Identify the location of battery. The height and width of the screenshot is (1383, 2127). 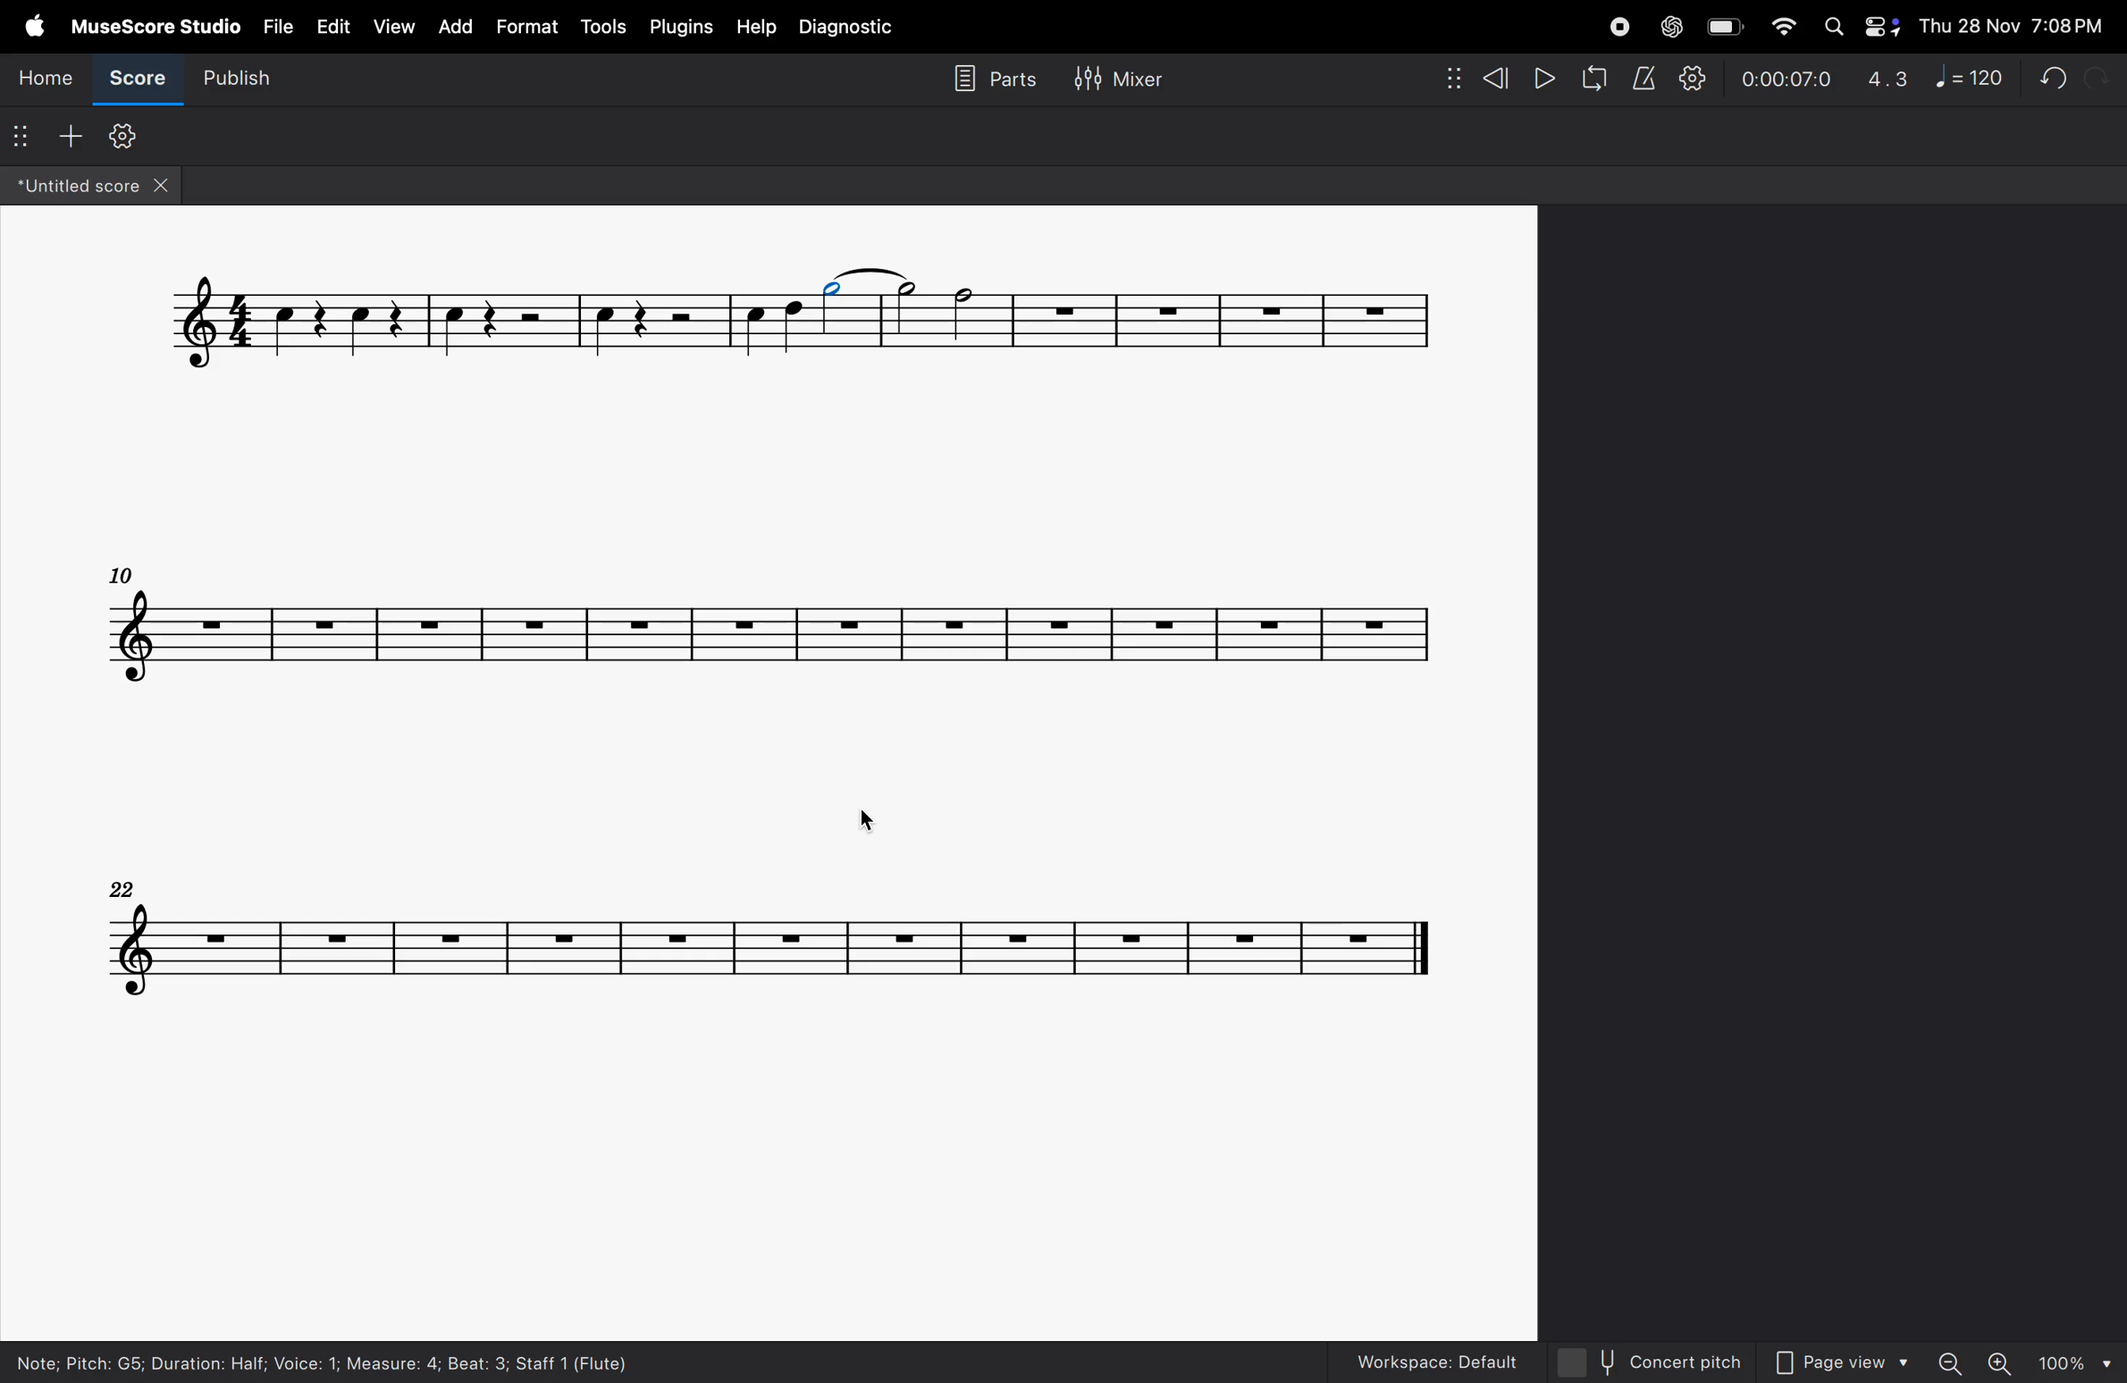
(1722, 28).